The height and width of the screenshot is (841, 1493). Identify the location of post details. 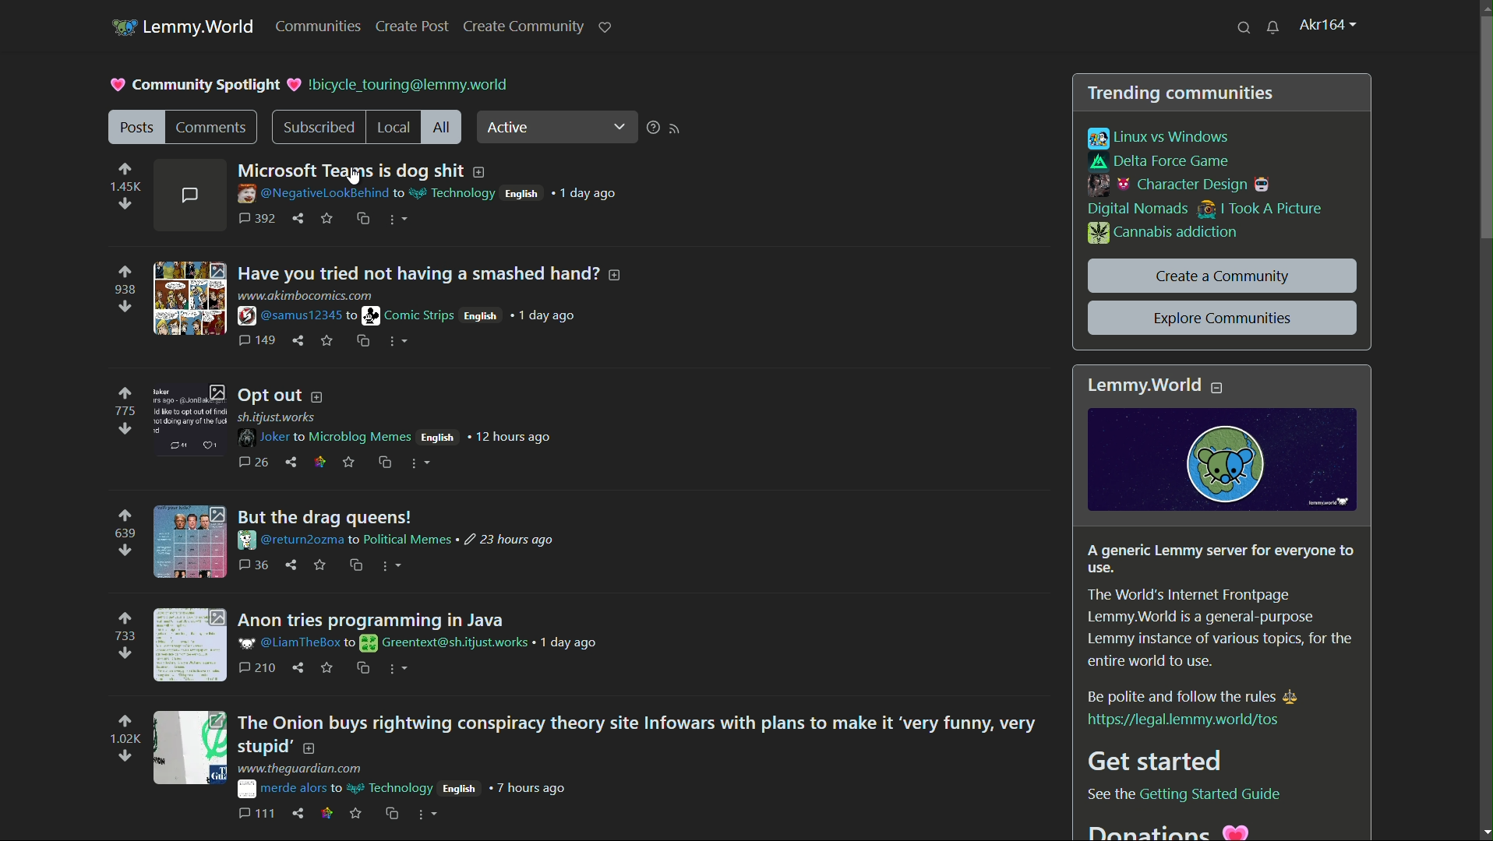
(404, 540).